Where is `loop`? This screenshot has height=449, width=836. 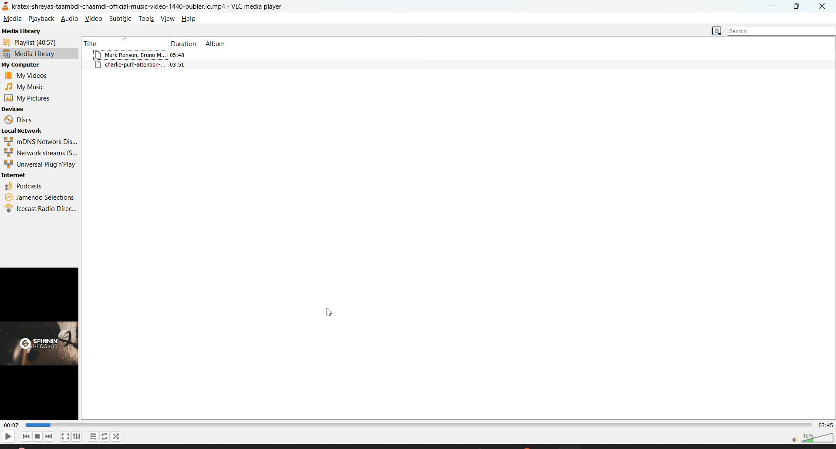
loop is located at coordinates (104, 436).